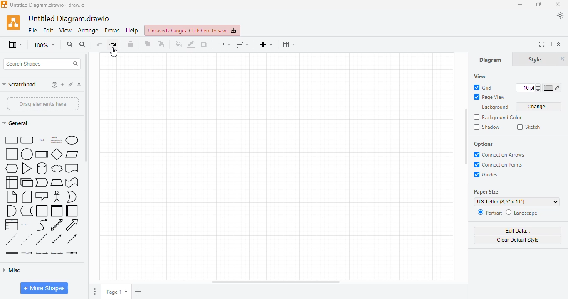 The width and height of the screenshot is (568, 299). Describe the element at coordinates (11, 140) in the screenshot. I see `rectangle` at that location.